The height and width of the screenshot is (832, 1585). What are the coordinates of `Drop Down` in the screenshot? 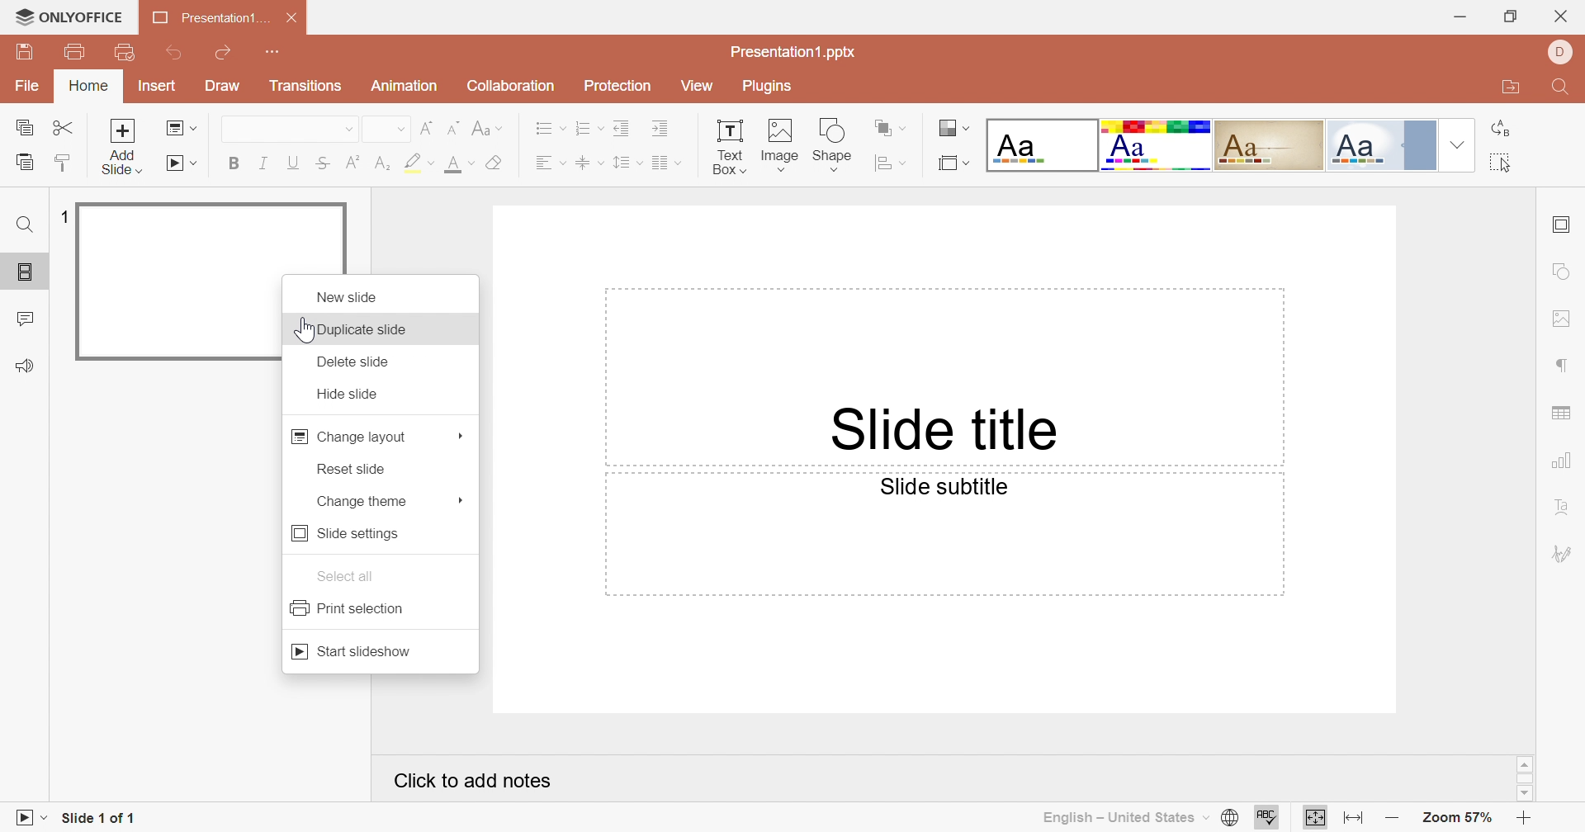 It's located at (564, 163).